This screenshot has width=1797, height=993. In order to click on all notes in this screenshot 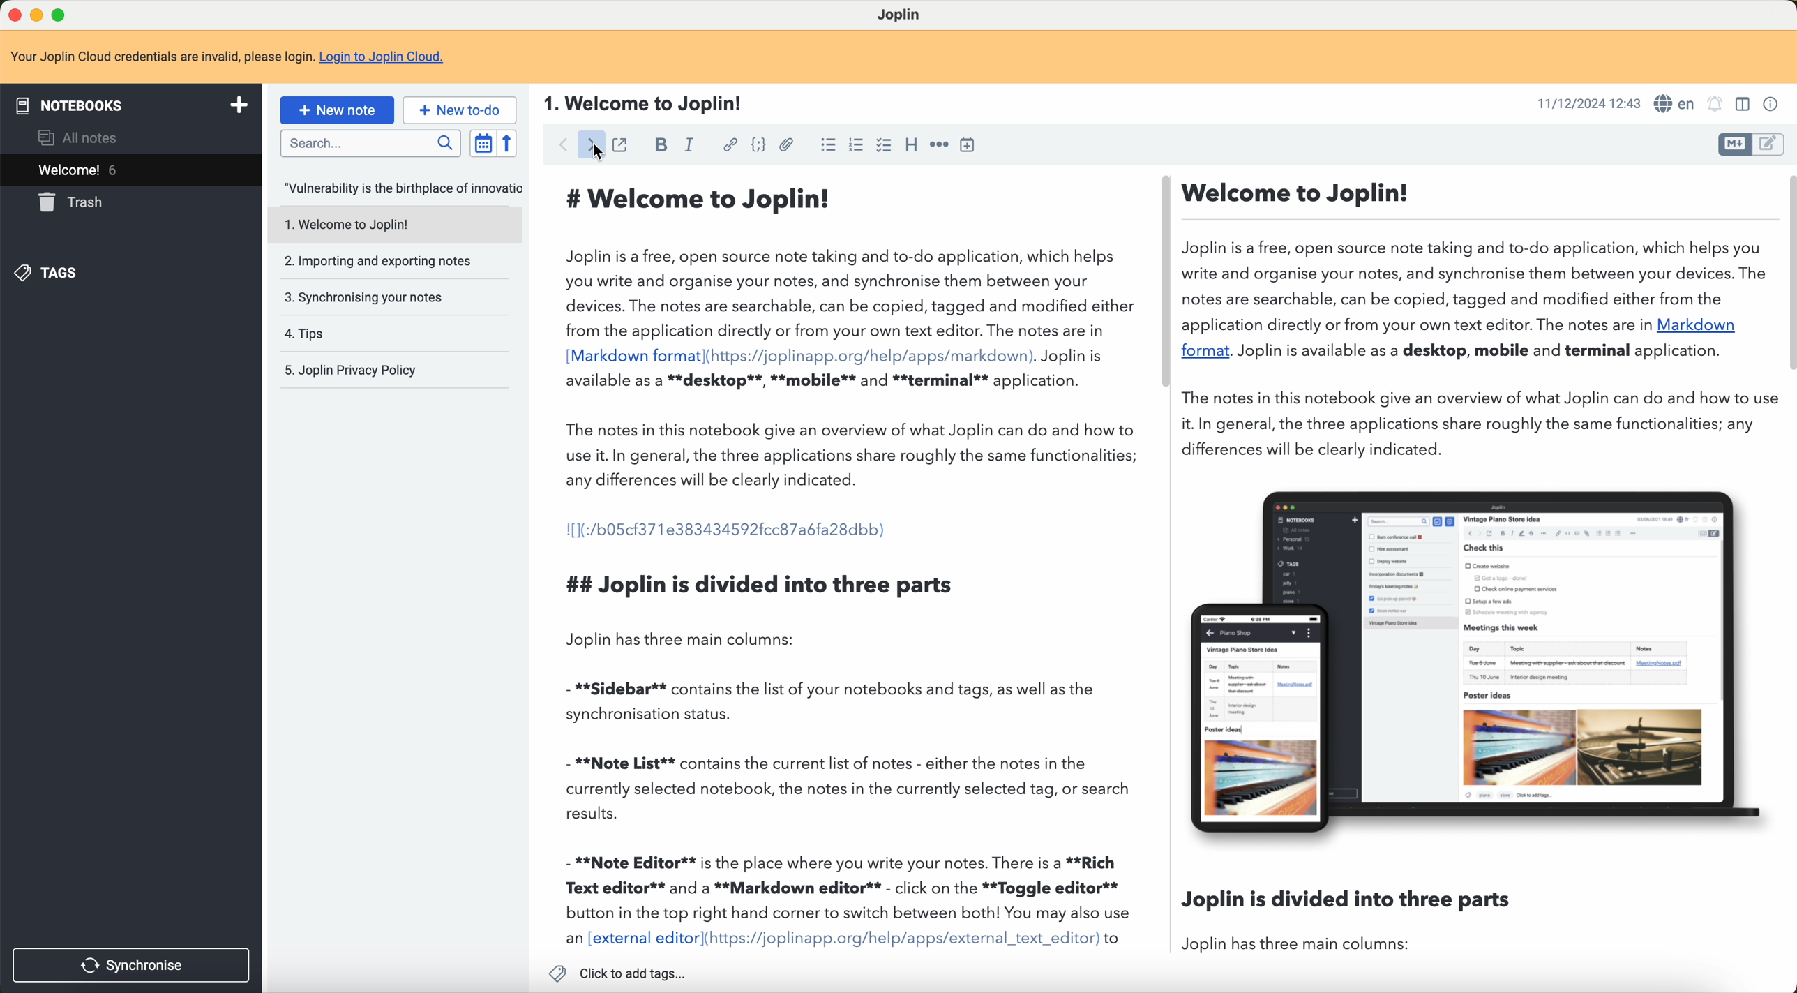, I will do `click(83, 137)`.